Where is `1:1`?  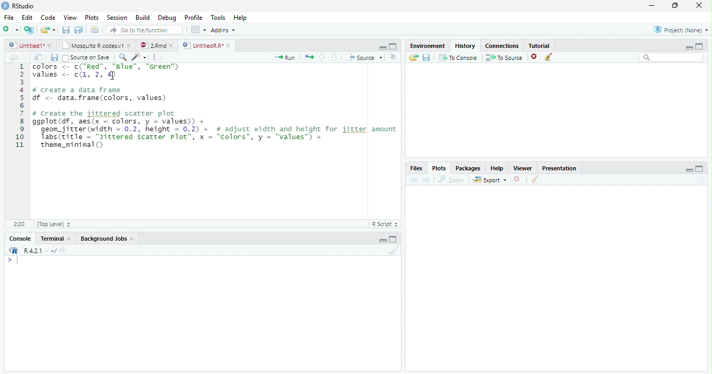 1:1 is located at coordinates (19, 224).